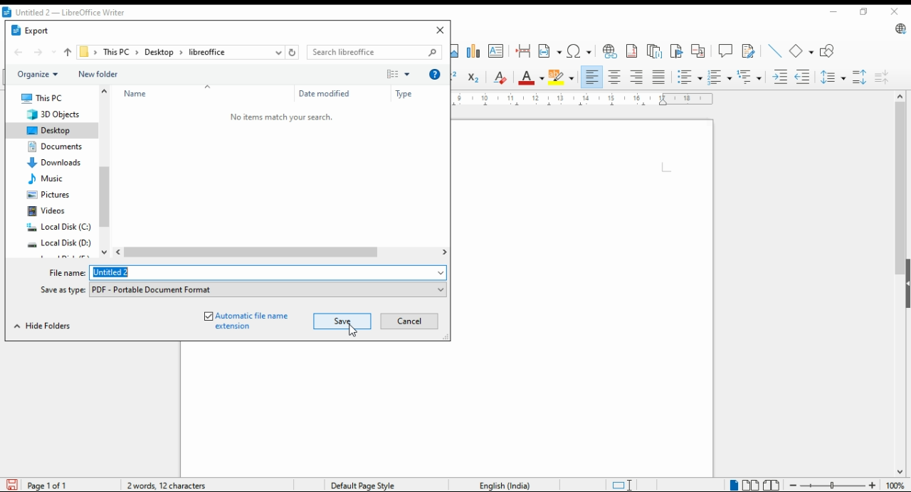 The height and width of the screenshot is (492, 911). Describe the element at coordinates (294, 53) in the screenshot. I see `refresh` at that location.